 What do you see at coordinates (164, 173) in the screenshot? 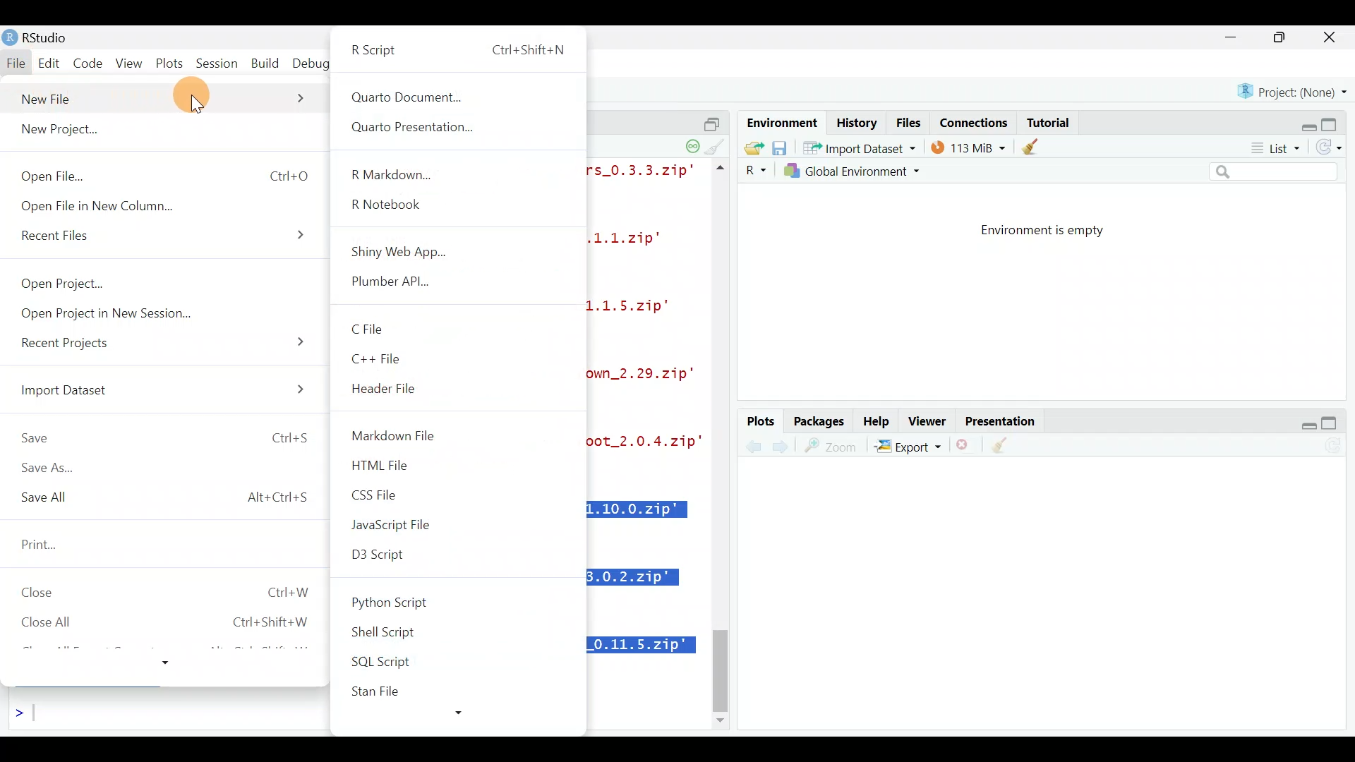
I see `Open File... Ctrl+0` at bounding box center [164, 173].